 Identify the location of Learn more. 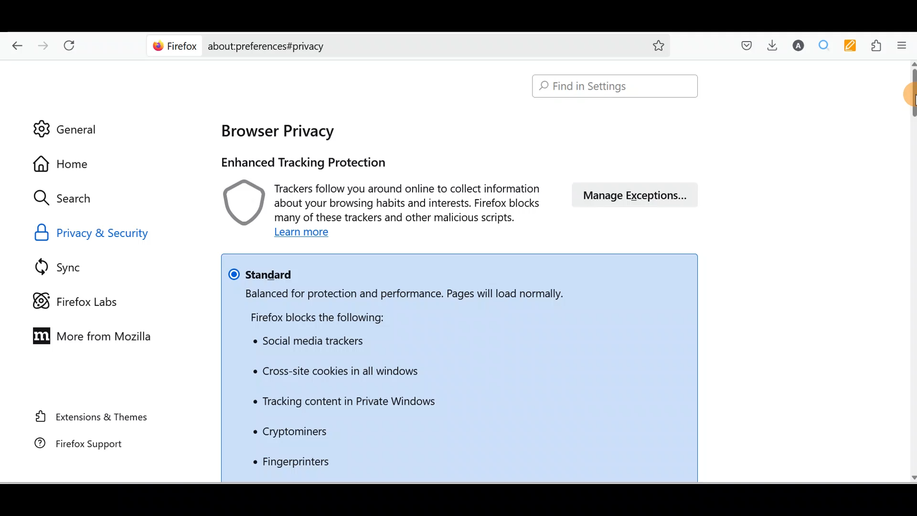
(300, 233).